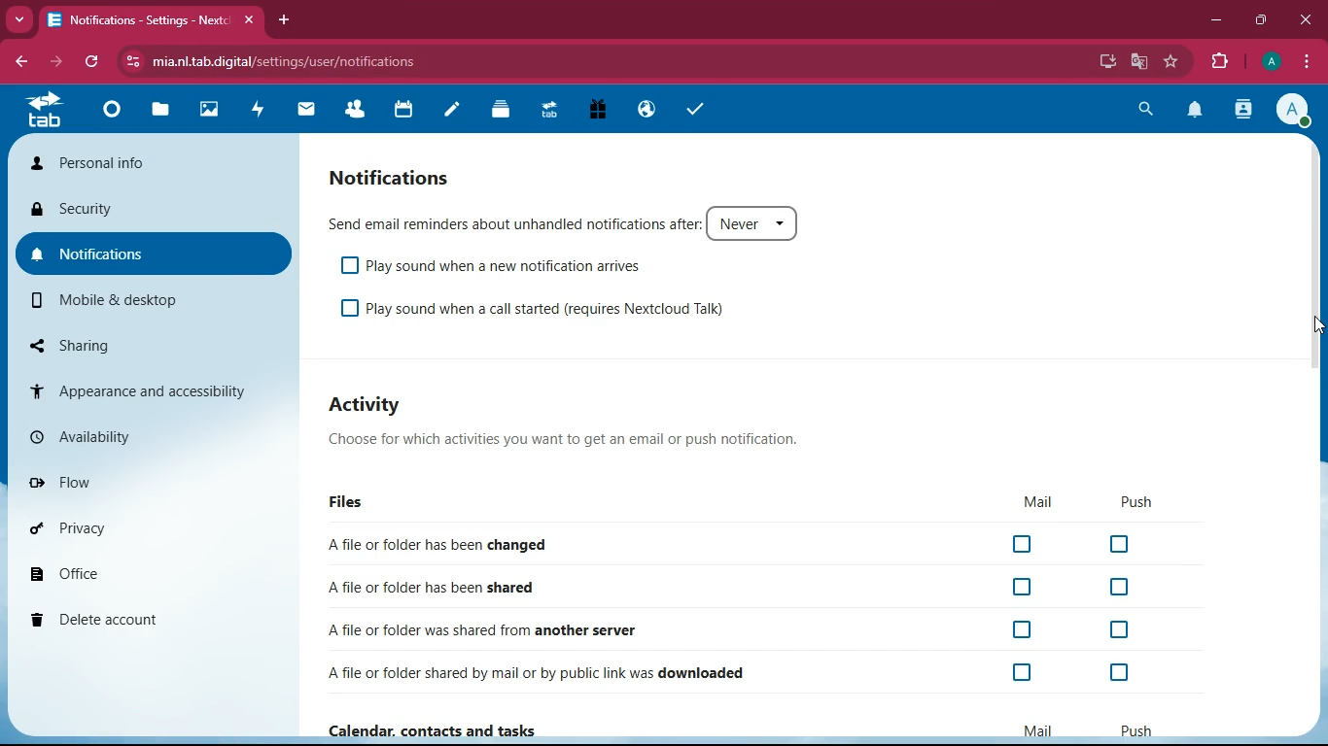 The width and height of the screenshot is (1328, 746). Describe the element at coordinates (156, 301) in the screenshot. I see `mobile & desktop` at that location.